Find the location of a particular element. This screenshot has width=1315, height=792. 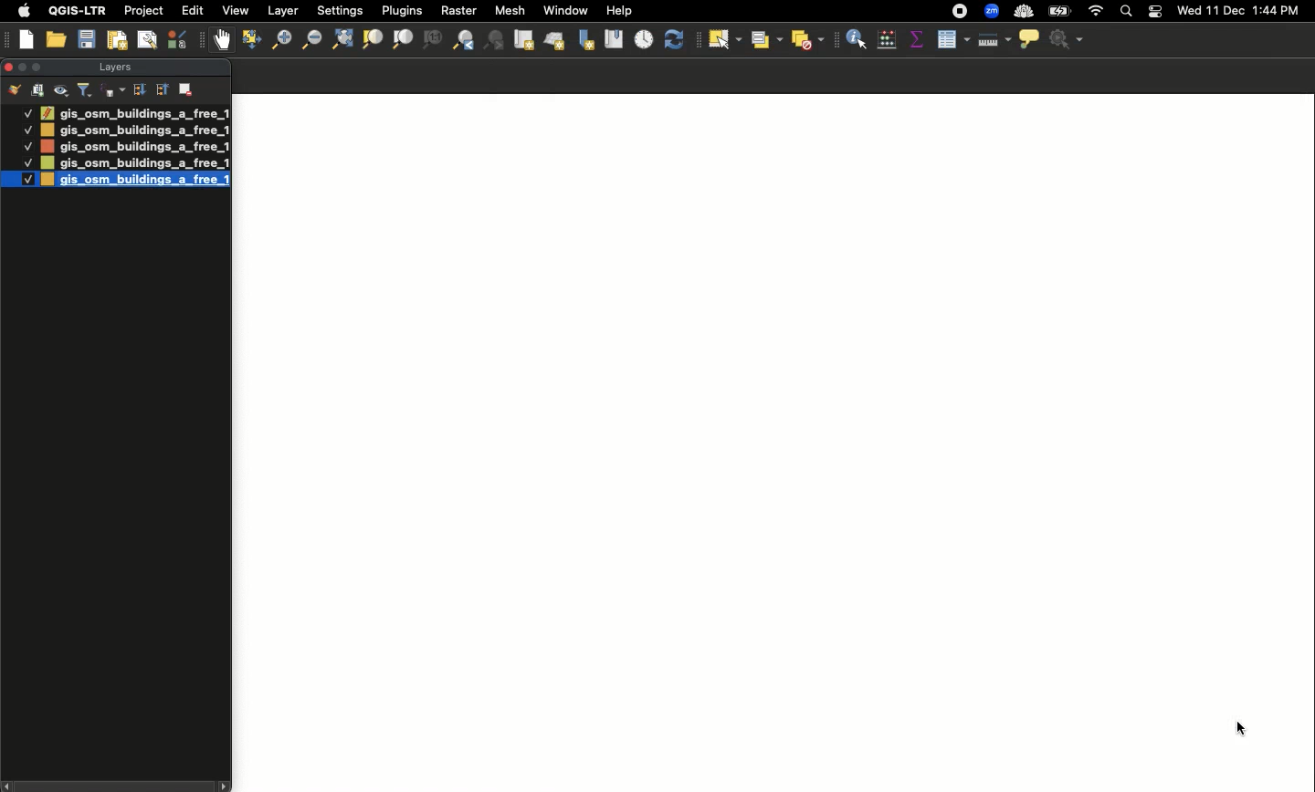

Edit is located at coordinates (193, 10).